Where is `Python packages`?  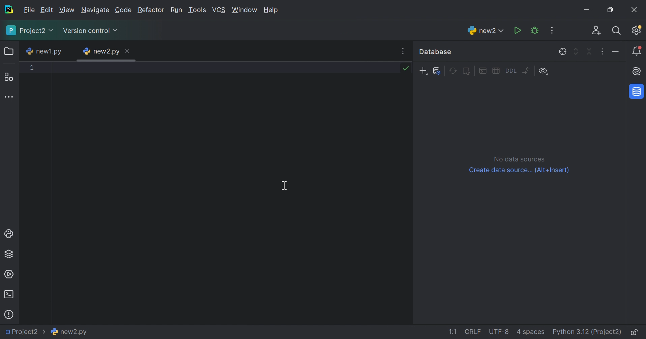
Python packages is located at coordinates (8, 254).